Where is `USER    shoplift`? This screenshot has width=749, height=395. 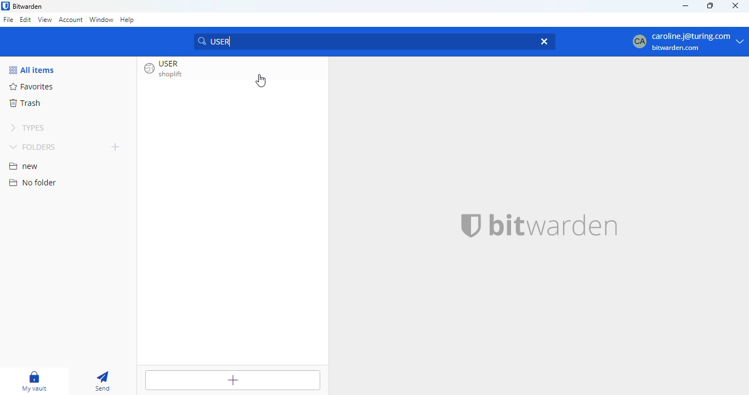 USER    shoplift is located at coordinates (167, 69).